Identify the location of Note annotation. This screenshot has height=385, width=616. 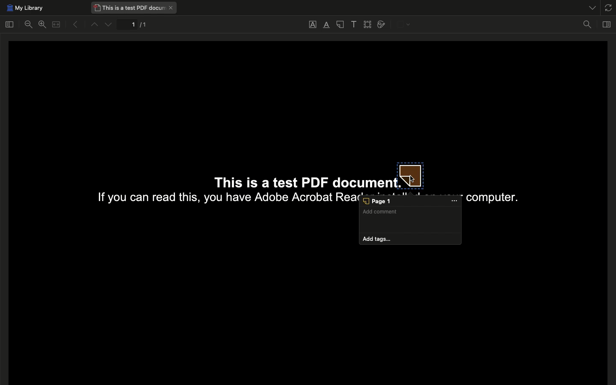
(340, 26).